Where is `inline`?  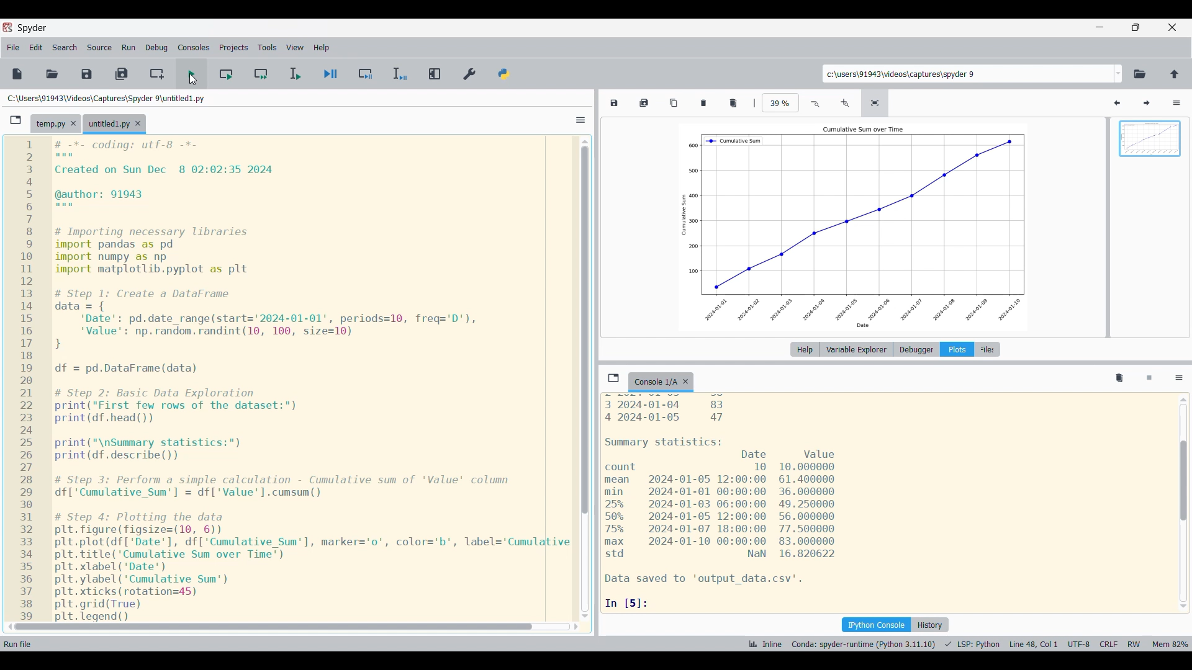
inline is located at coordinates (763, 645).